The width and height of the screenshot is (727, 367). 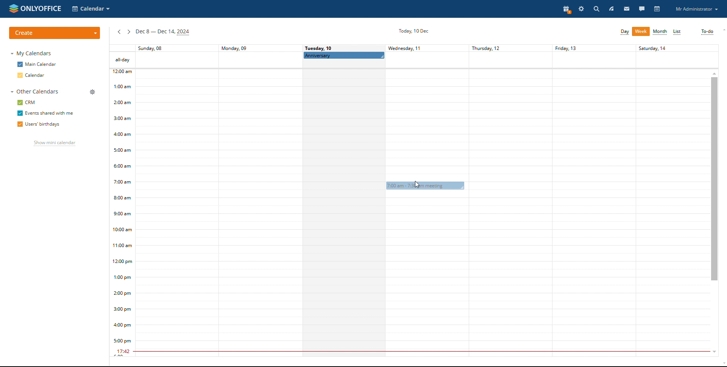 I want to click on month view, so click(x=660, y=32).